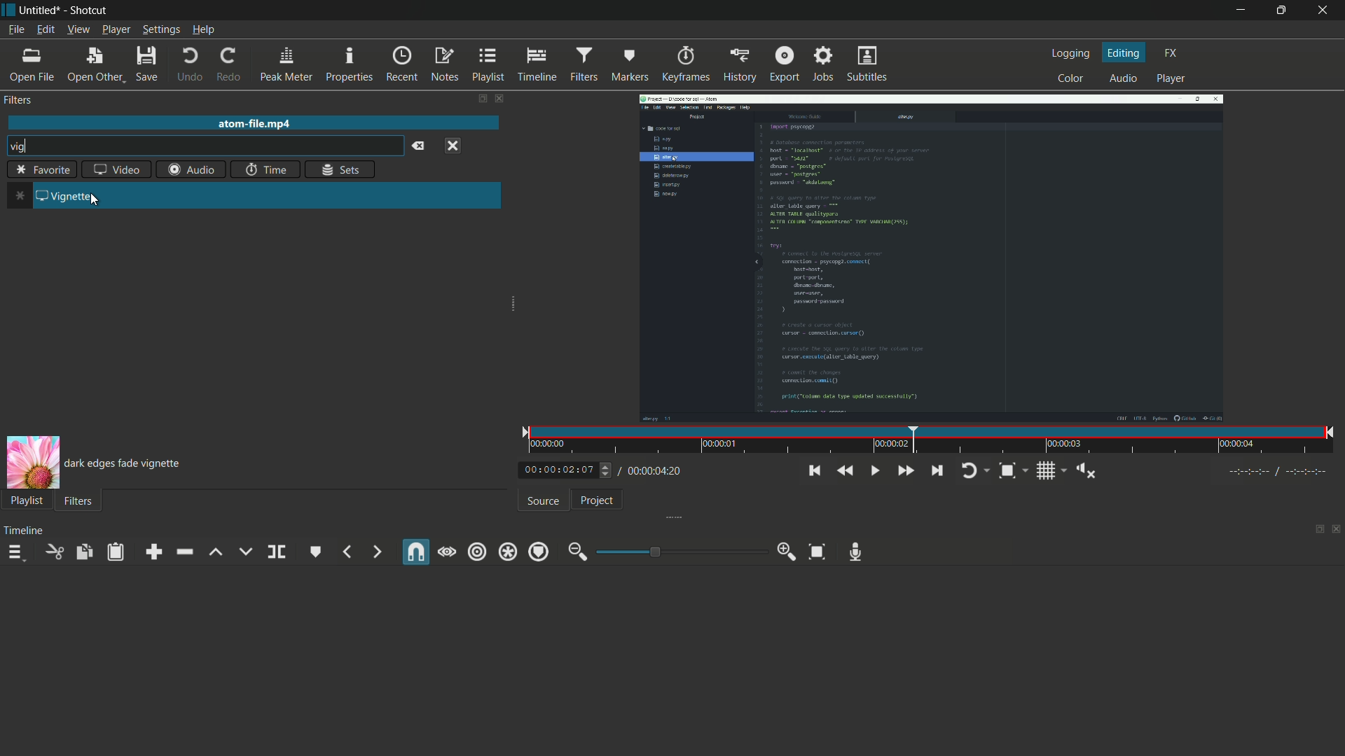  I want to click on file name, so click(256, 123).